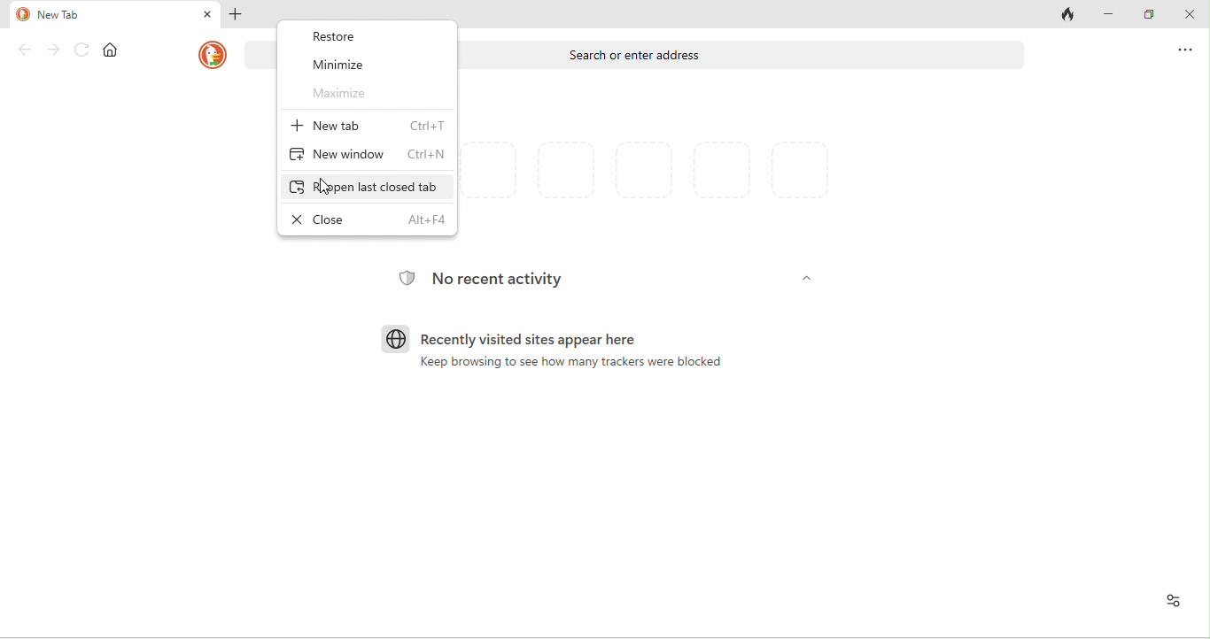  Describe the element at coordinates (364, 188) in the screenshot. I see `reopen closed tab` at that location.